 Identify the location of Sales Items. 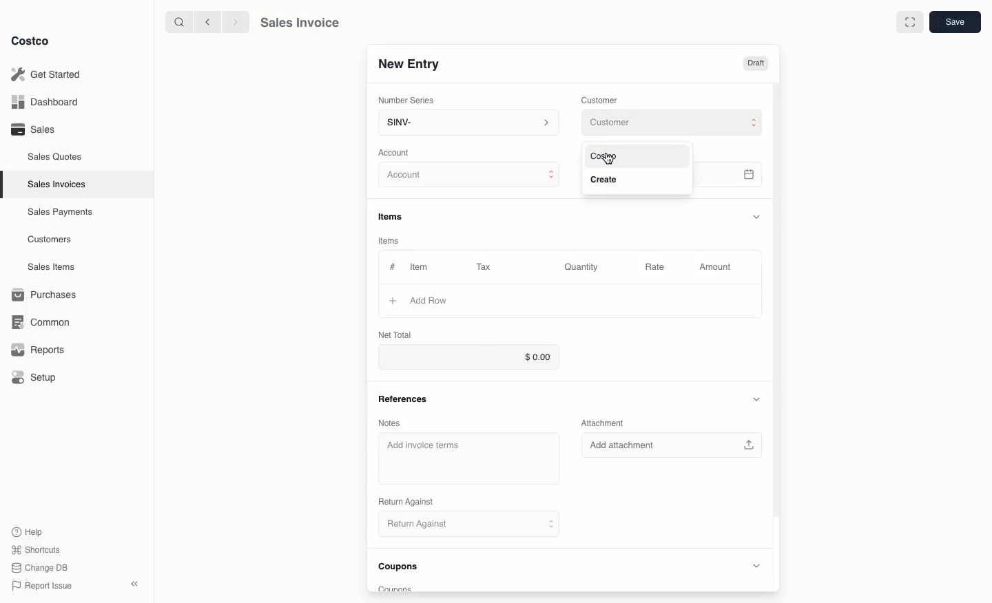
(53, 266).